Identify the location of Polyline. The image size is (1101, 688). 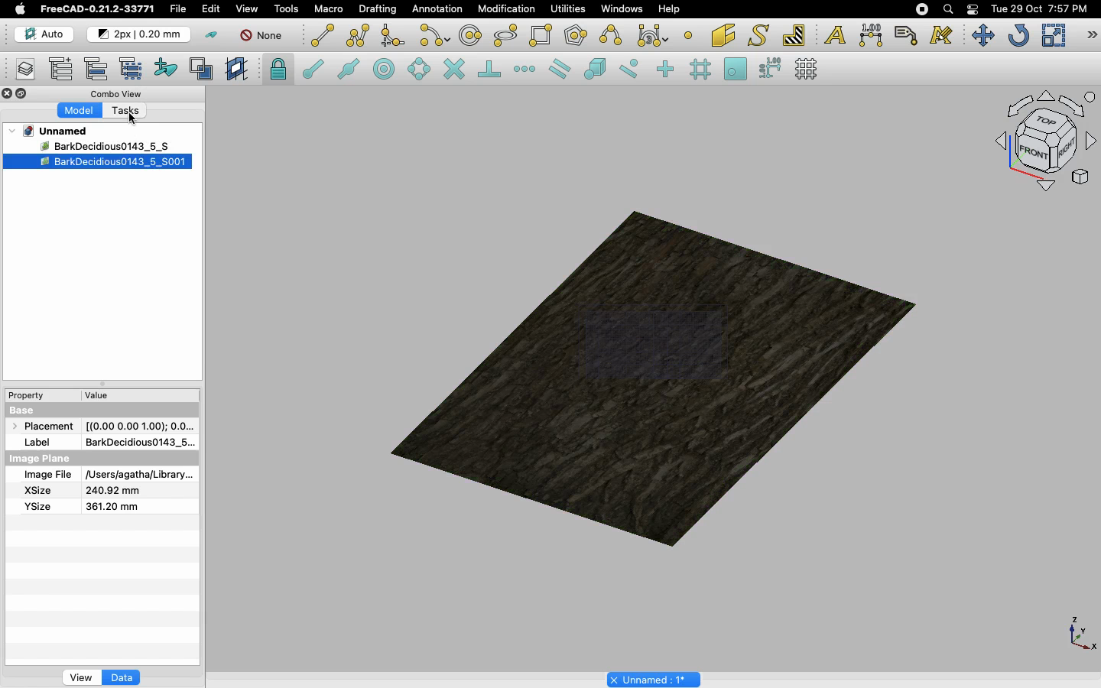
(358, 35).